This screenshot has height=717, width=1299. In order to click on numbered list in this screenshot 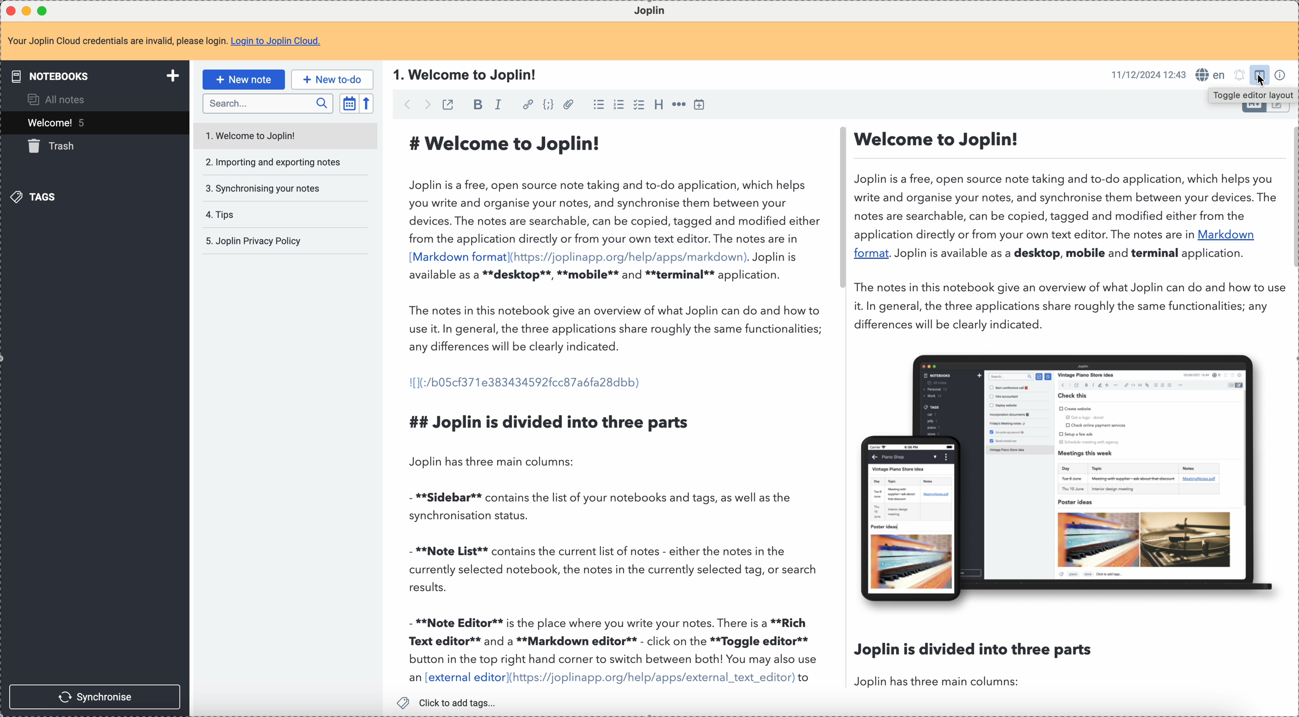, I will do `click(620, 104)`.